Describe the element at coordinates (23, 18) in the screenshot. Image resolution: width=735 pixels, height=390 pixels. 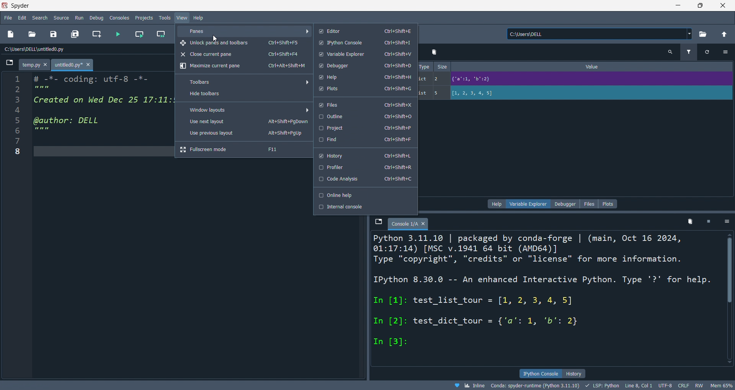
I see `edit` at that location.